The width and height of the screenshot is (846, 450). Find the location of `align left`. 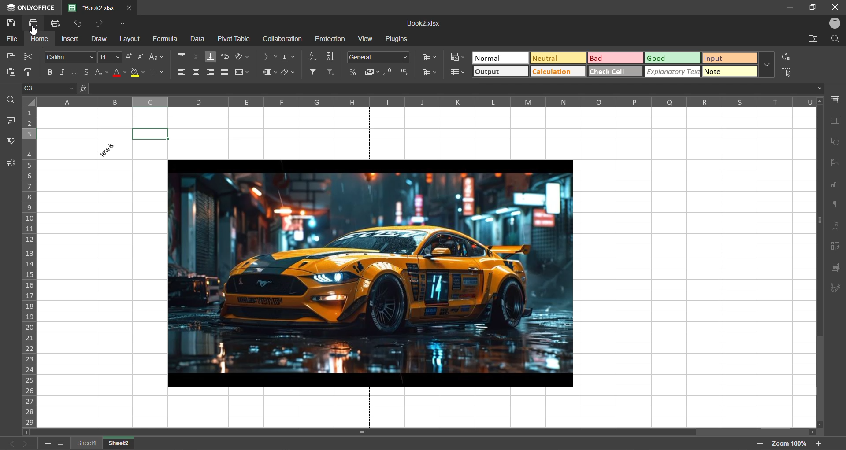

align left is located at coordinates (182, 71).